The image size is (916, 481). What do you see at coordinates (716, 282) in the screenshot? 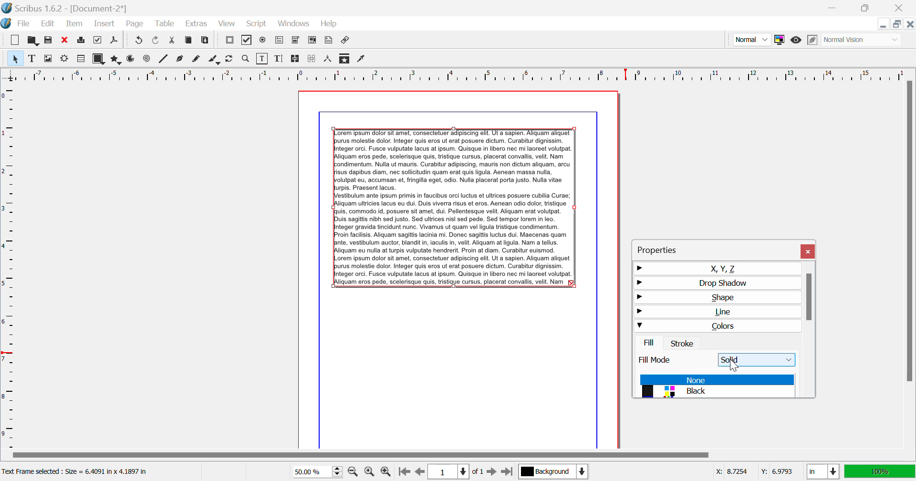
I see `Drop Shadow` at bounding box center [716, 282].